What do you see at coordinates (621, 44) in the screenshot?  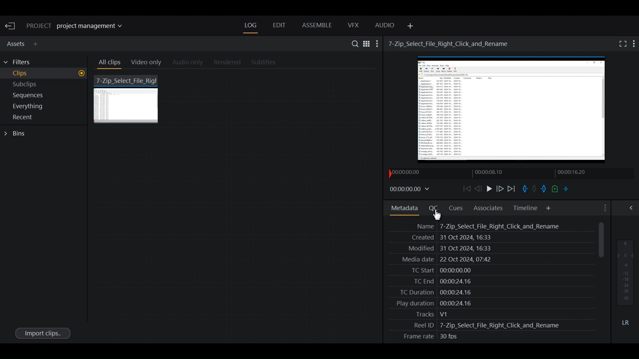 I see `Fullscreen` at bounding box center [621, 44].